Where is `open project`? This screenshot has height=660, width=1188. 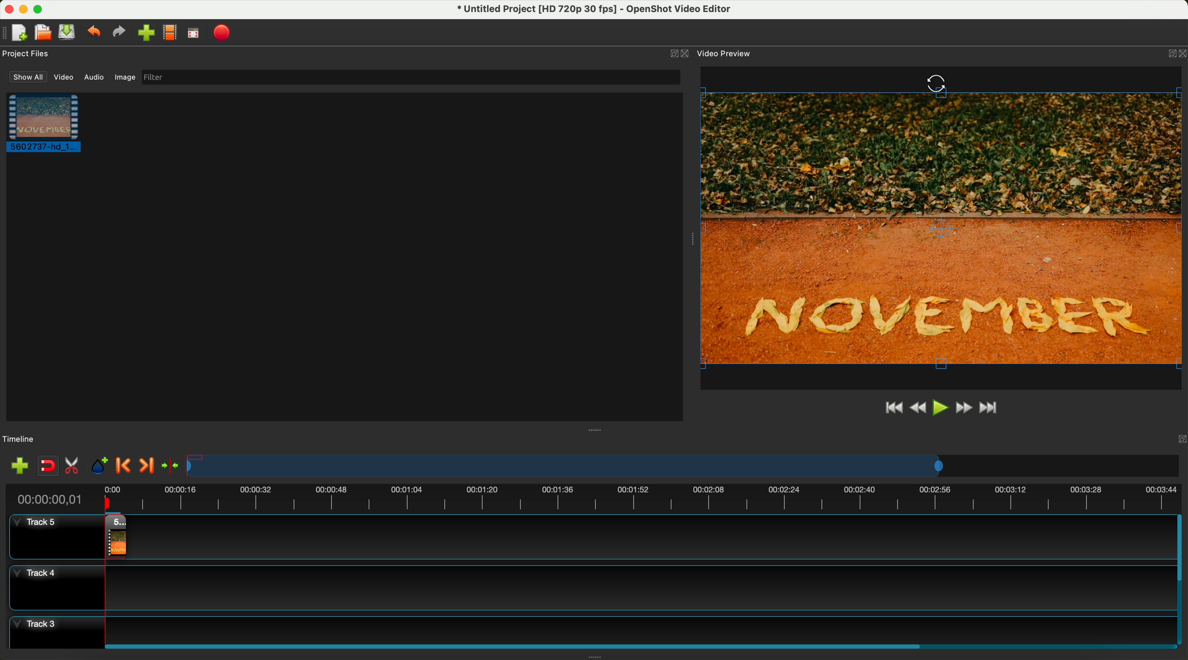
open project is located at coordinates (42, 30).